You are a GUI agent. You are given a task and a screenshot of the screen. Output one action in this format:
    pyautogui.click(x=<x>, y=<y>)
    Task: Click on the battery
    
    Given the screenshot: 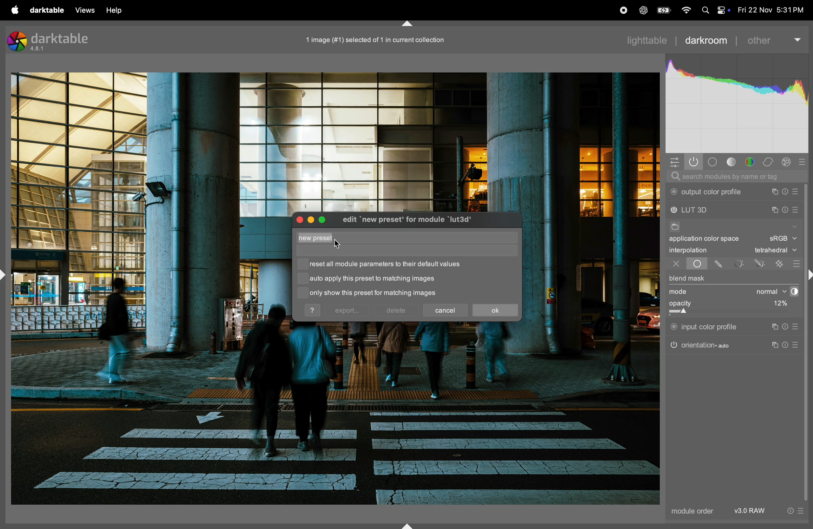 What is the action you would take?
    pyautogui.click(x=663, y=10)
    